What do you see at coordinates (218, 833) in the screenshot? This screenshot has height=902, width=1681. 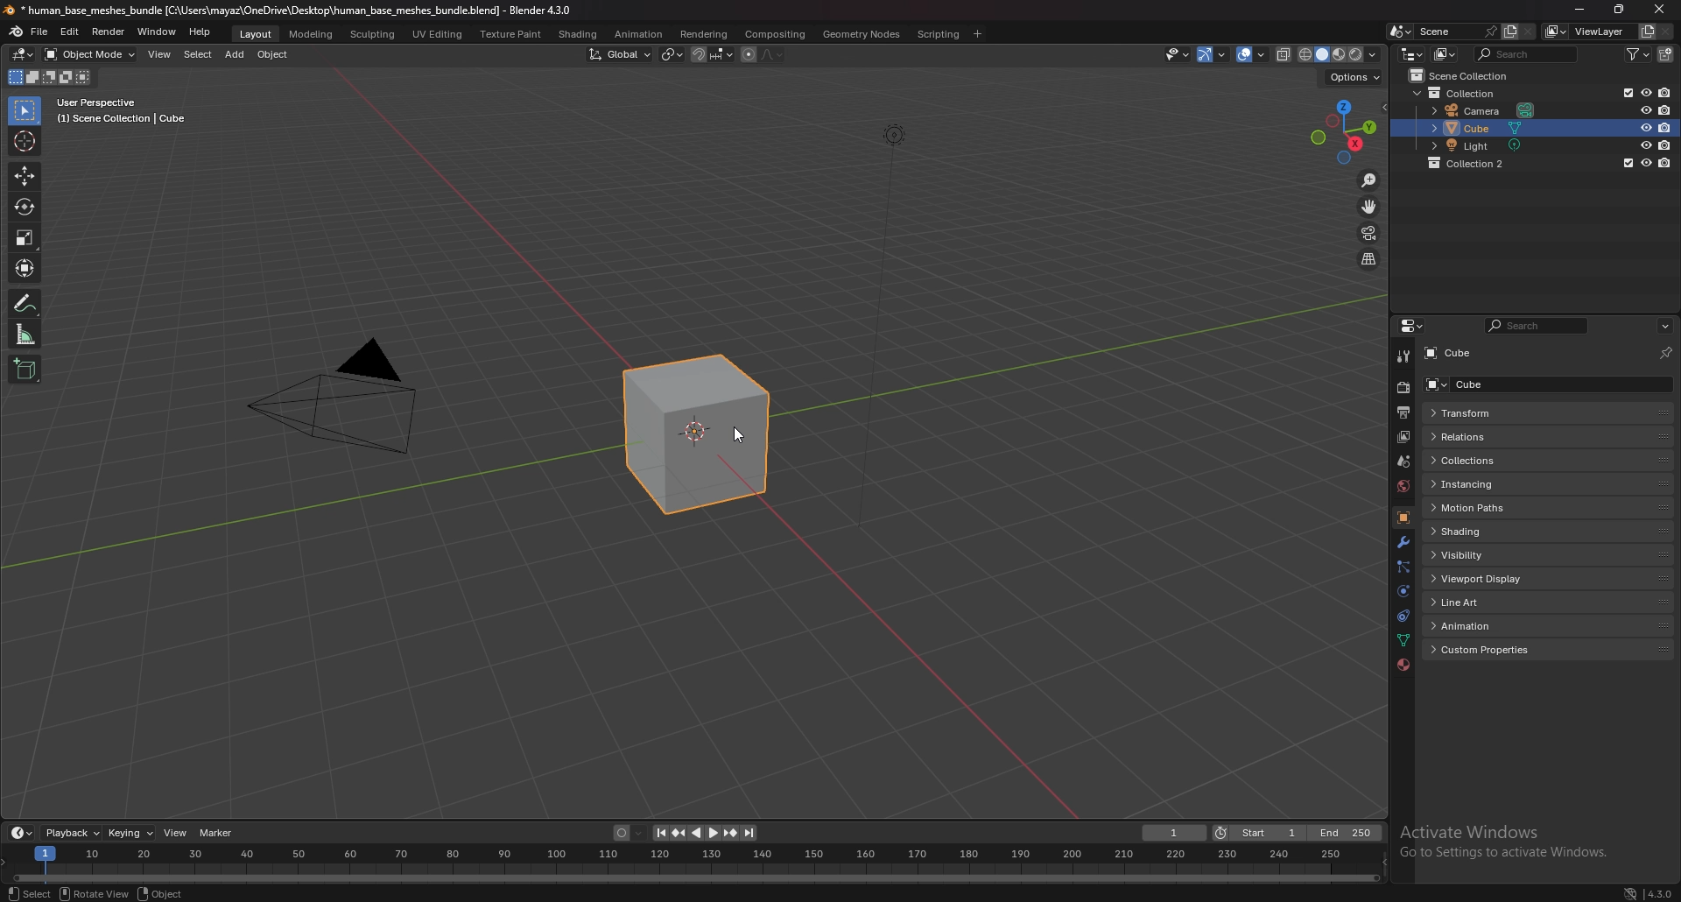 I see `marker` at bounding box center [218, 833].